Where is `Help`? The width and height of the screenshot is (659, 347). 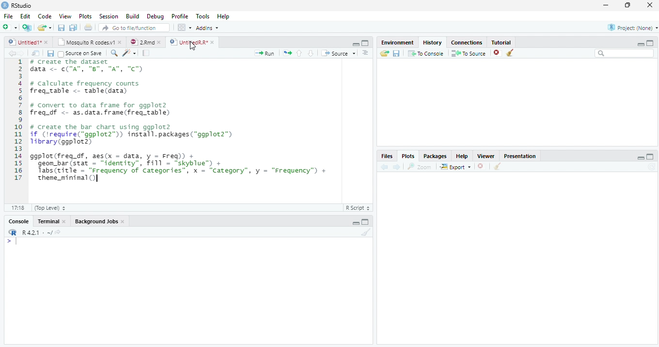
Help is located at coordinates (224, 16).